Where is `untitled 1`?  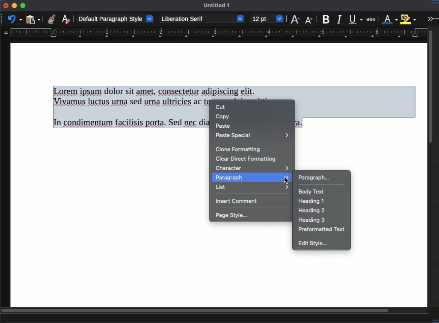 untitled 1 is located at coordinates (217, 5).